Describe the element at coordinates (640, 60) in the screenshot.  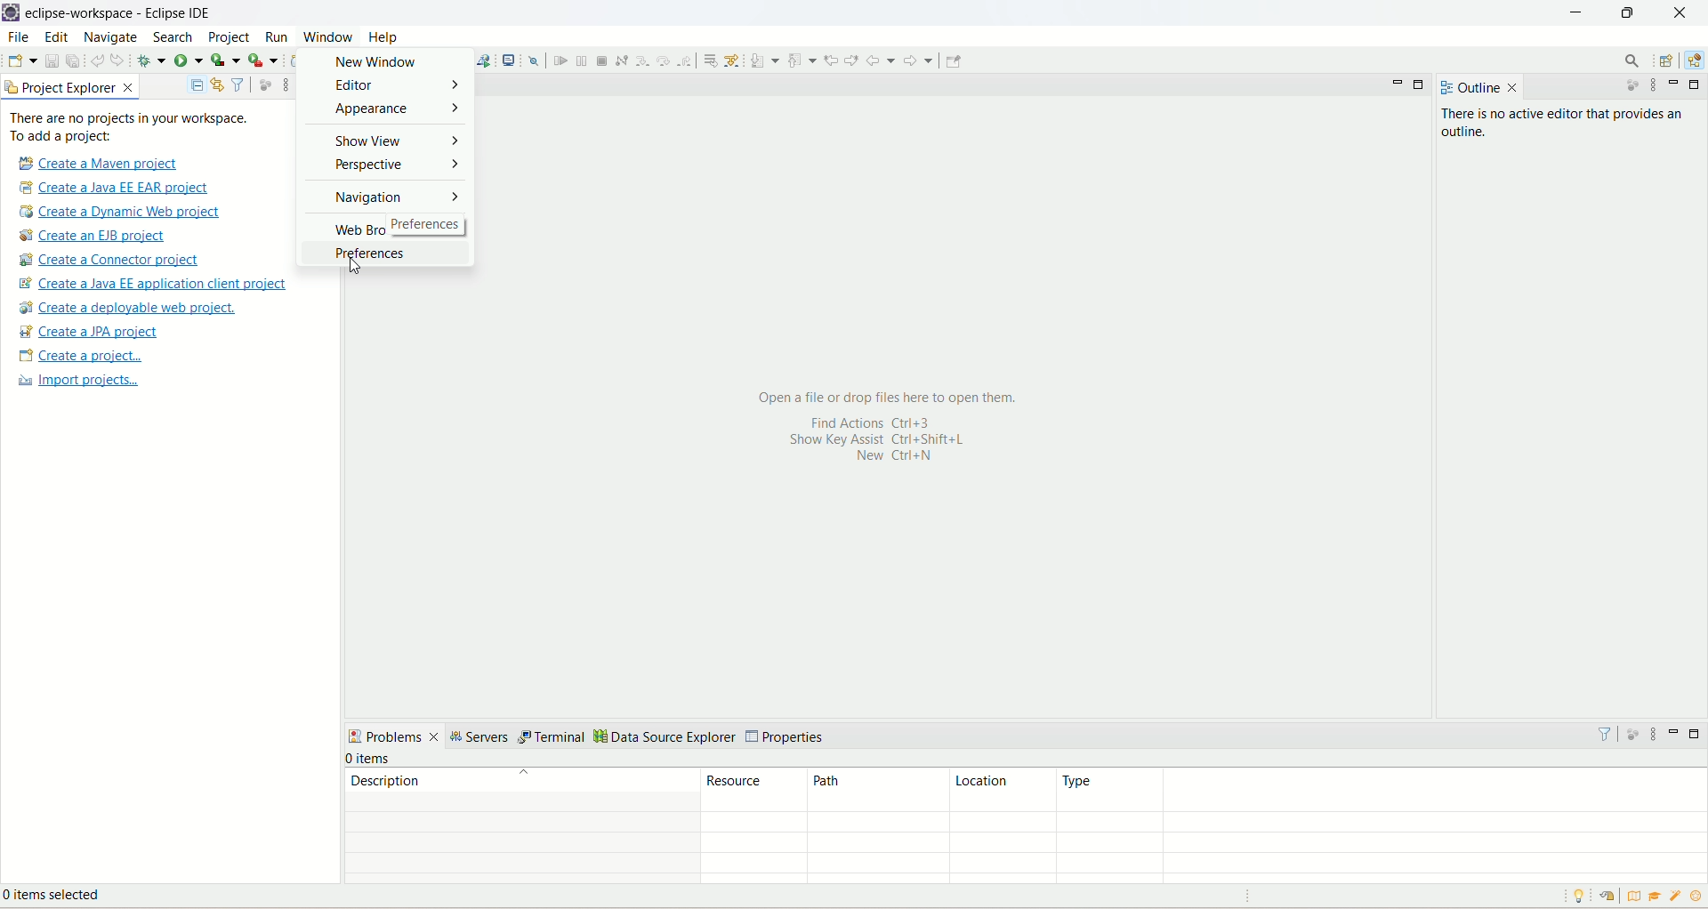
I see `step into` at that location.